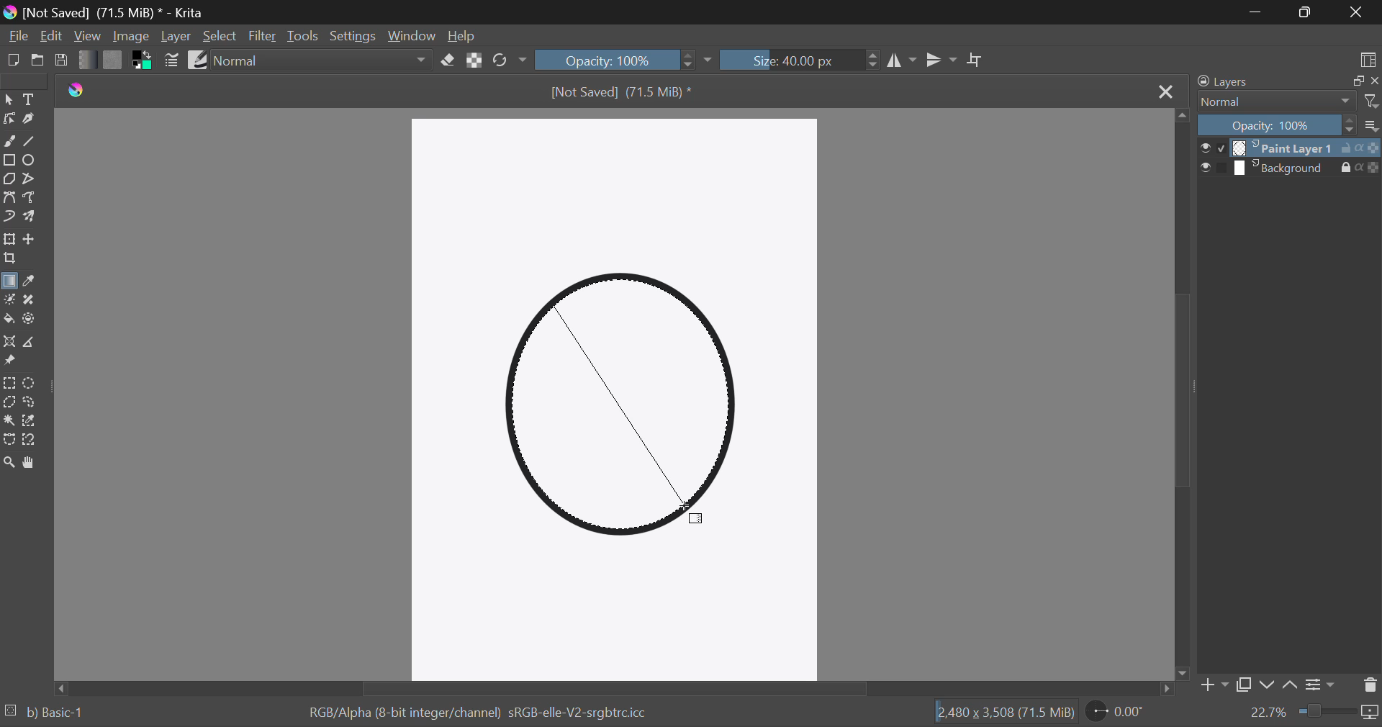  What do you see at coordinates (10, 420) in the screenshot?
I see `Continuous Selection` at bounding box center [10, 420].